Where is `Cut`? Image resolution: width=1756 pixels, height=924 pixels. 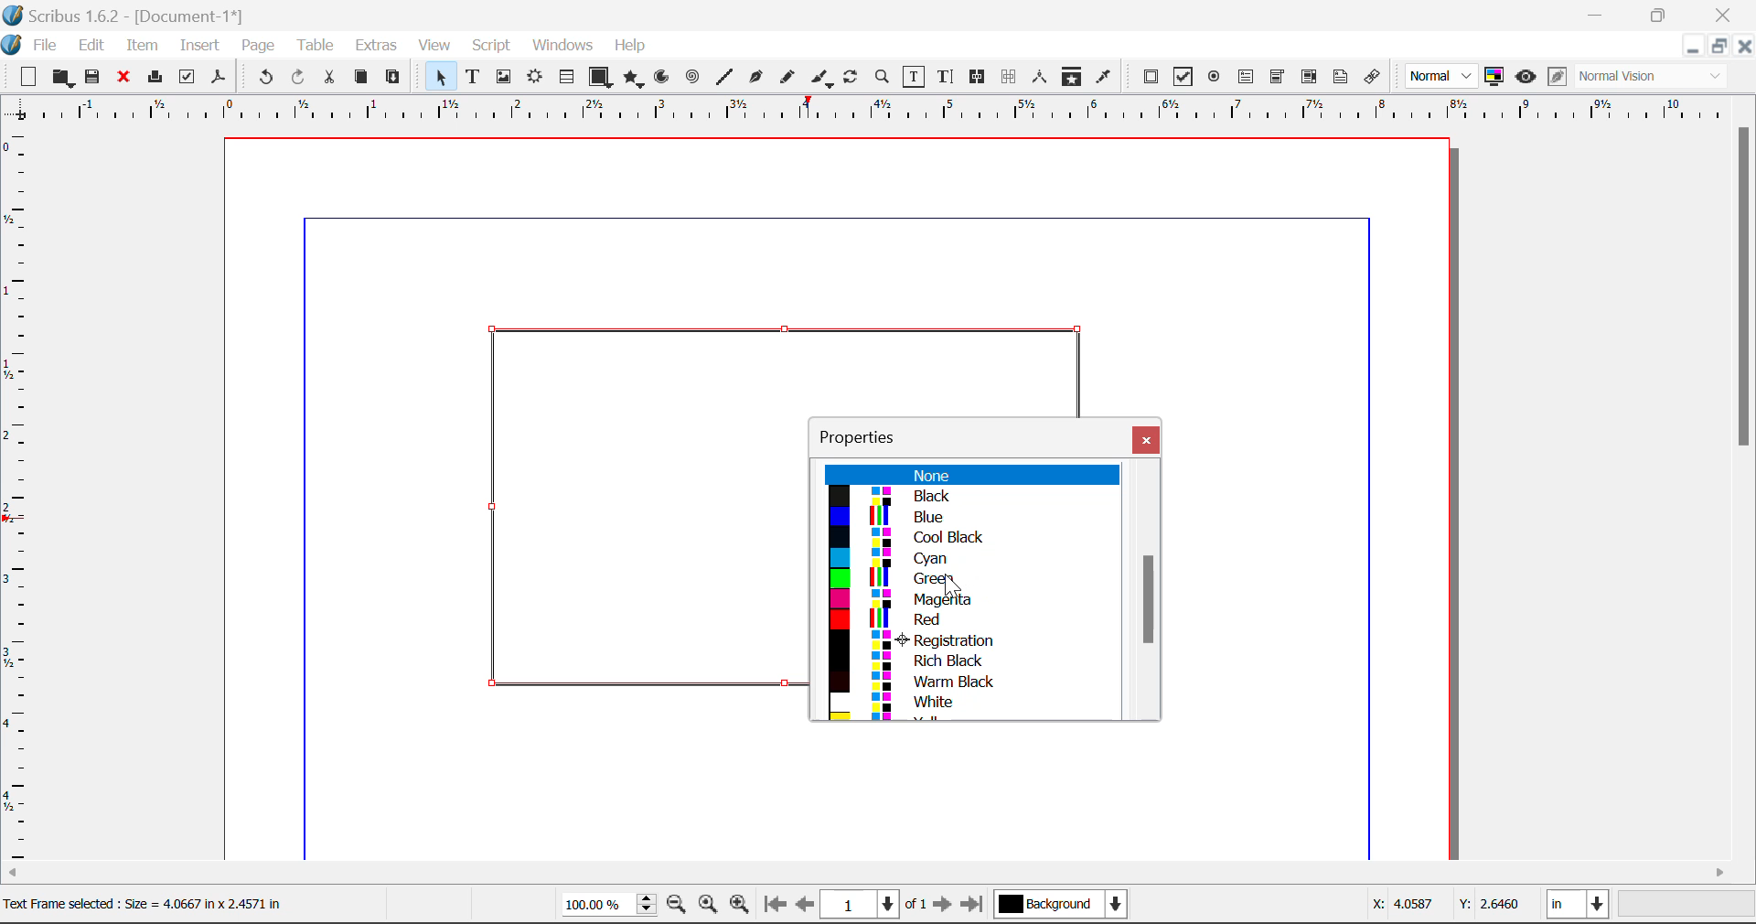 Cut is located at coordinates (331, 77).